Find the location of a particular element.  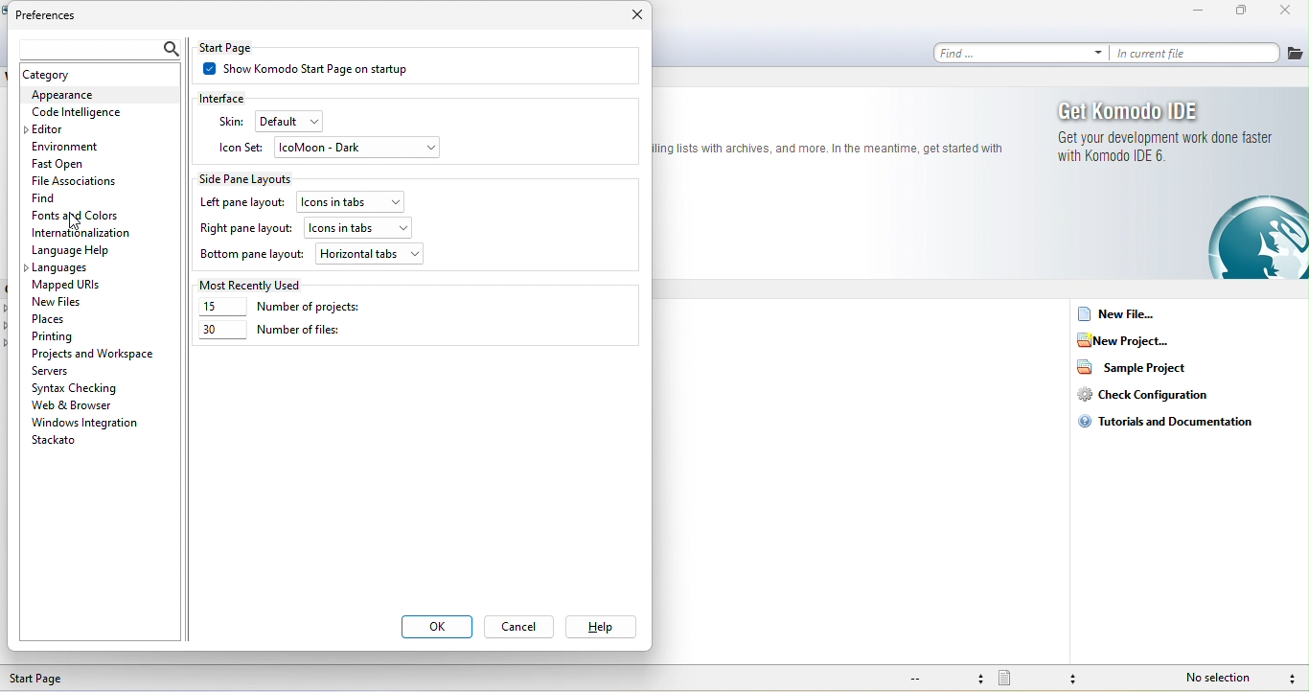

printing is located at coordinates (75, 337).